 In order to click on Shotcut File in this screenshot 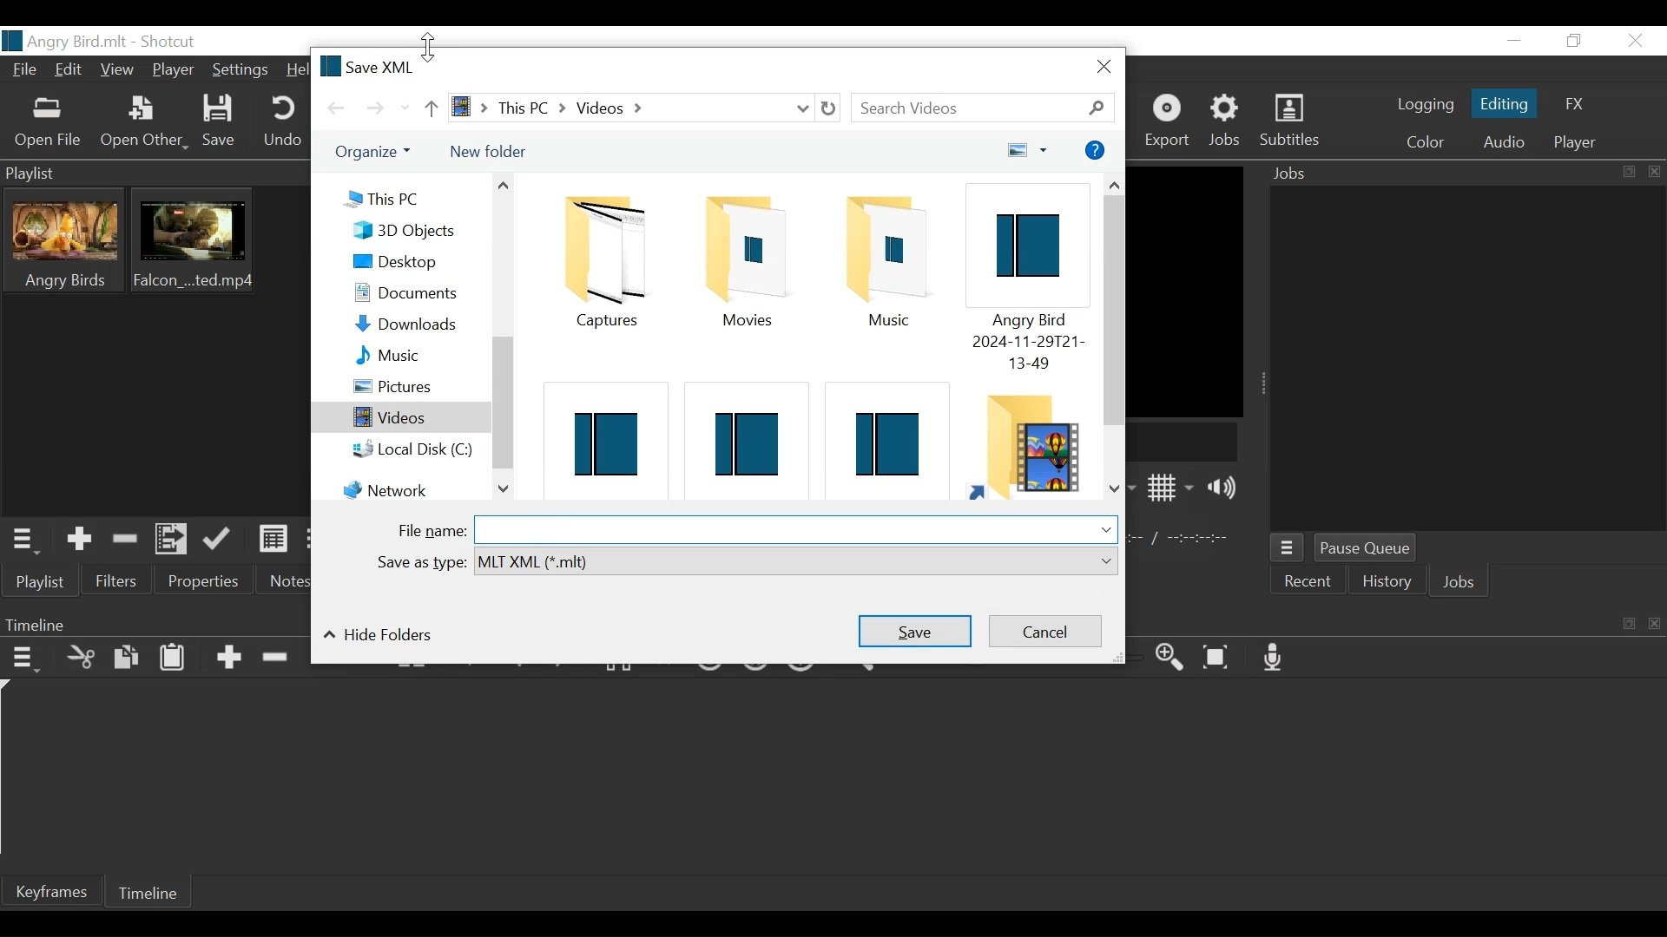, I will do `click(603, 434)`.